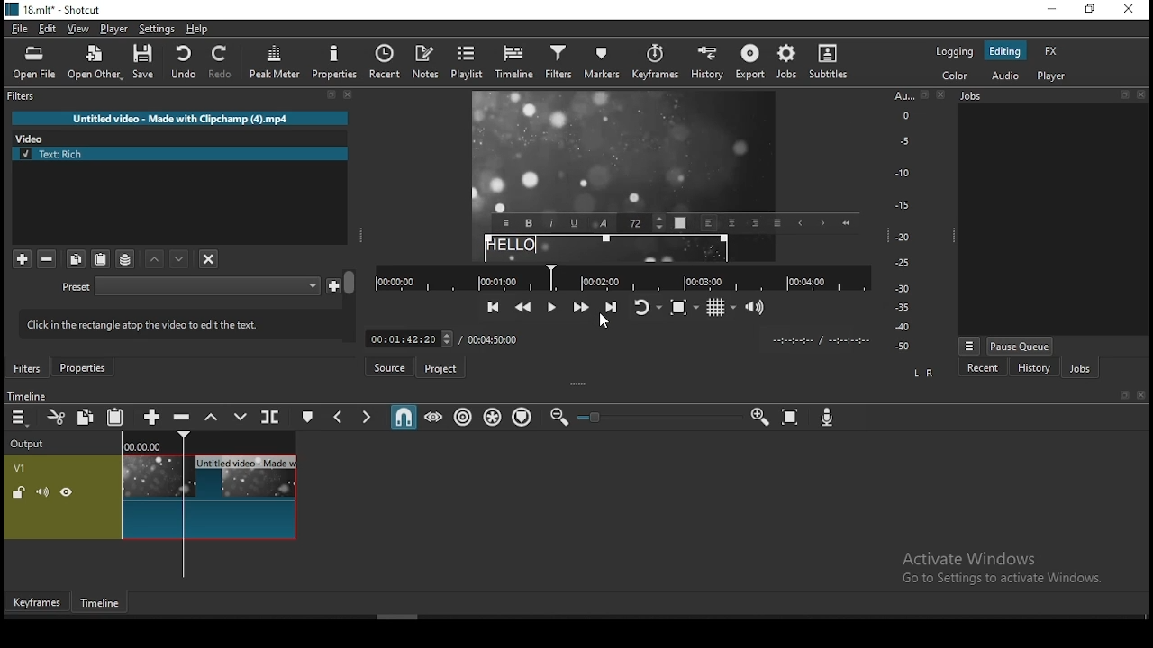  What do you see at coordinates (181, 154) in the screenshot?
I see `text rich` at bounding box center [181, 154].